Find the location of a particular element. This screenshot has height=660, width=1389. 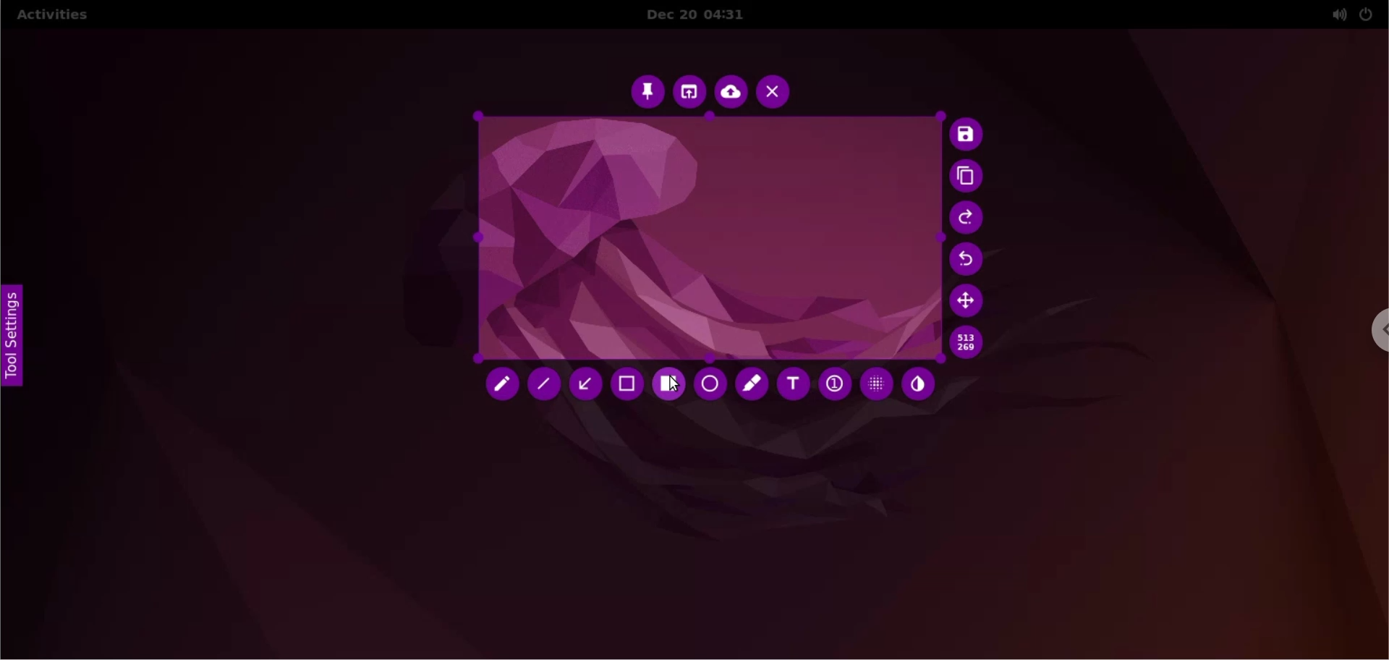

circle tool is located at coordinates (710, 384).